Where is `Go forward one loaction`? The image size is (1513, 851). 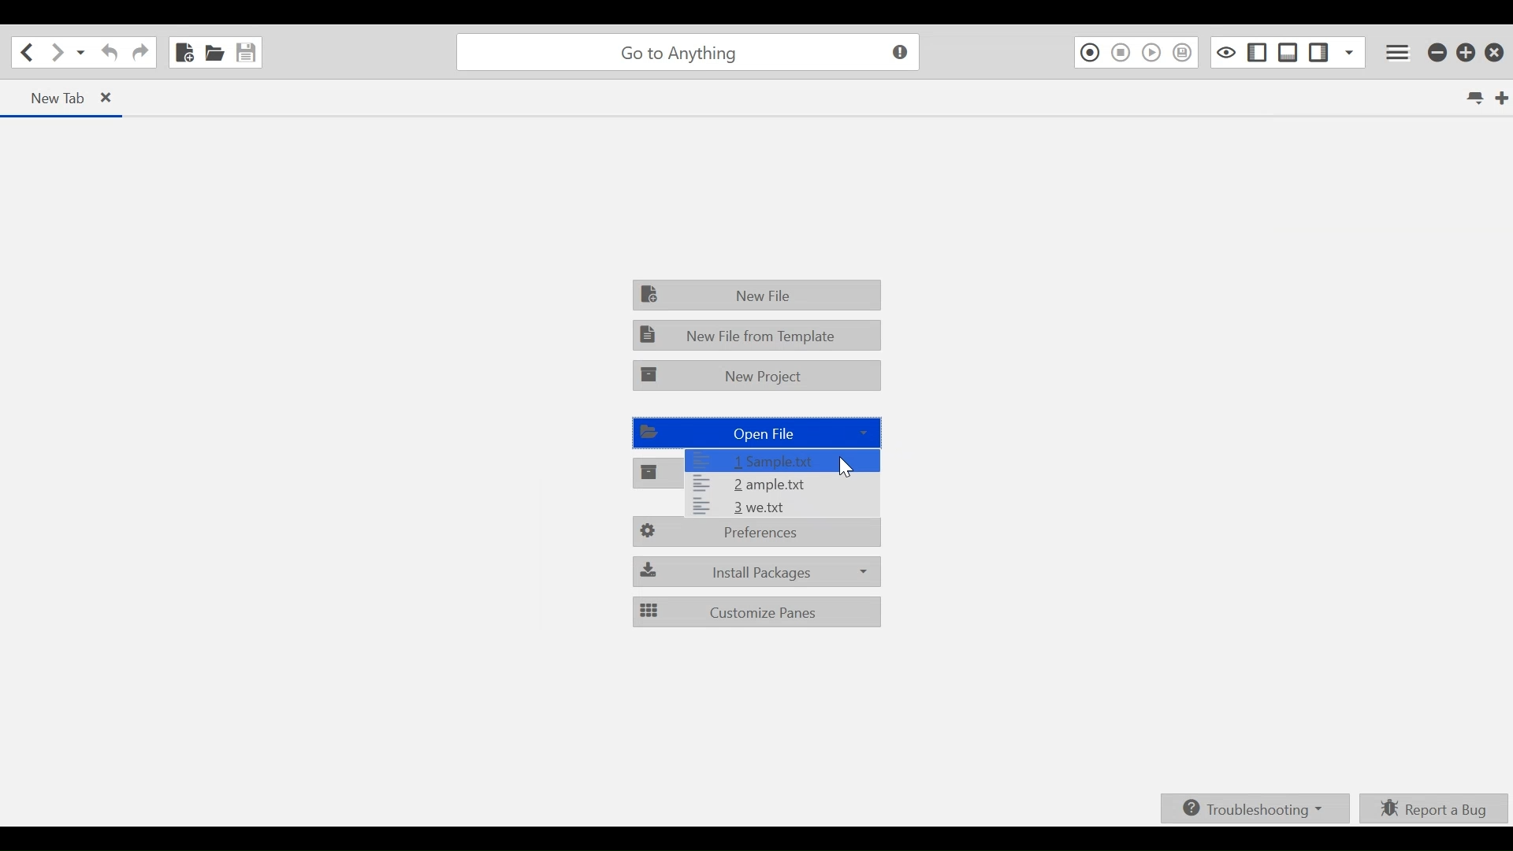
Go forward one loaction is located at coordinates (56, 53).